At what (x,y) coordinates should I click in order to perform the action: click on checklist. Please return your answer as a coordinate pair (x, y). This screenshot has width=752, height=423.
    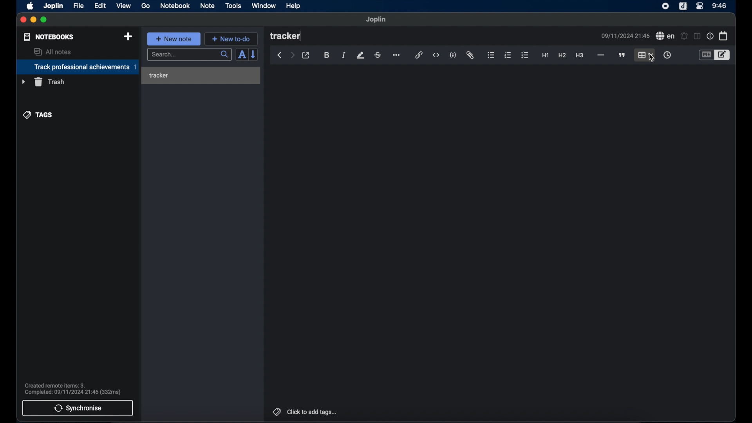
    Looking at the image, I should click on (525, 55).